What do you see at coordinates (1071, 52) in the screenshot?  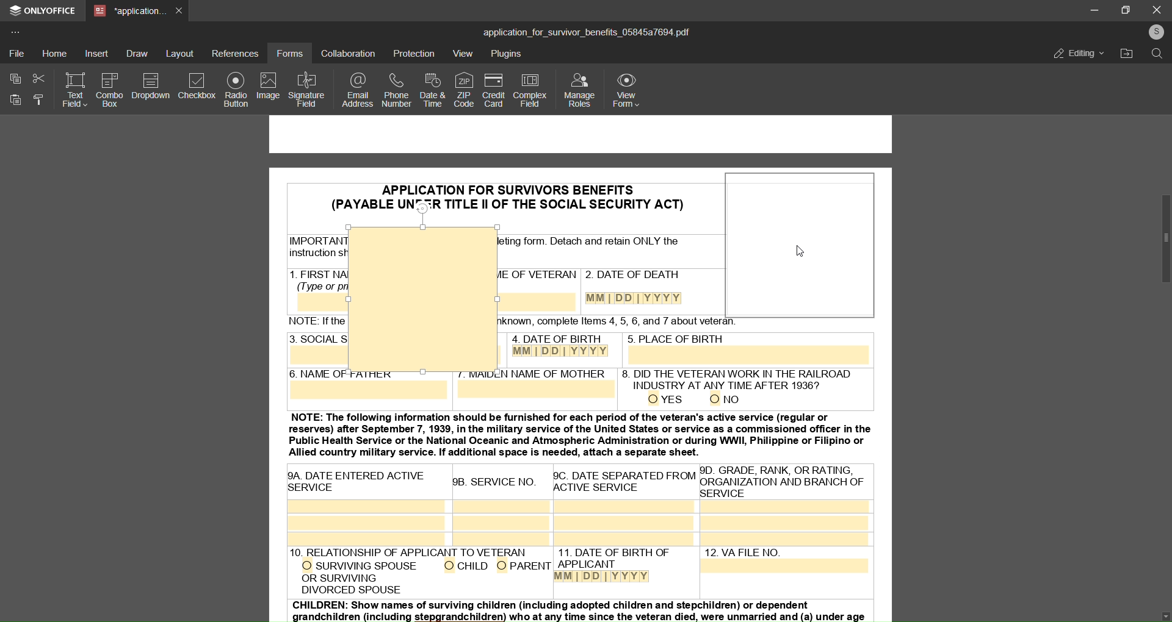 I see `editing` at bounding box center [1071, 52].